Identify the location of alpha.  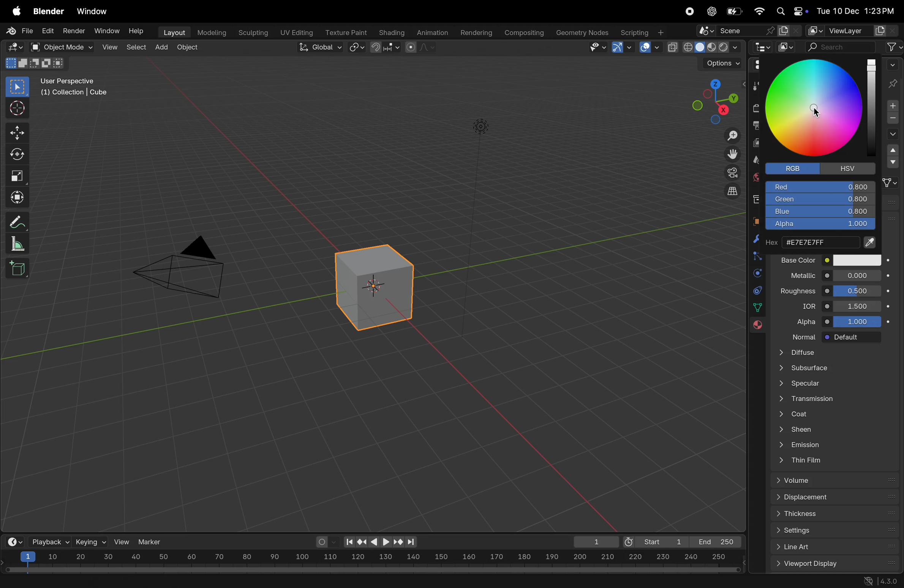
(803, 319).